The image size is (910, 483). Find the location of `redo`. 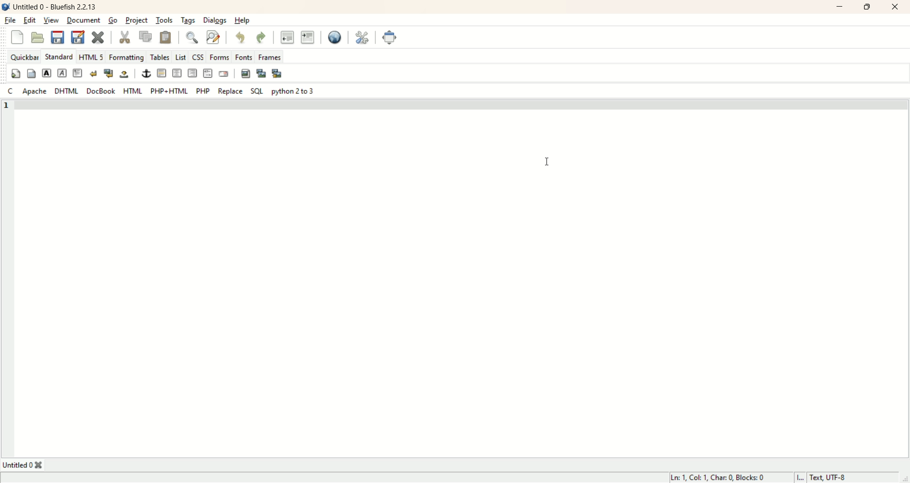

redo is located at coordinates (261, 37).